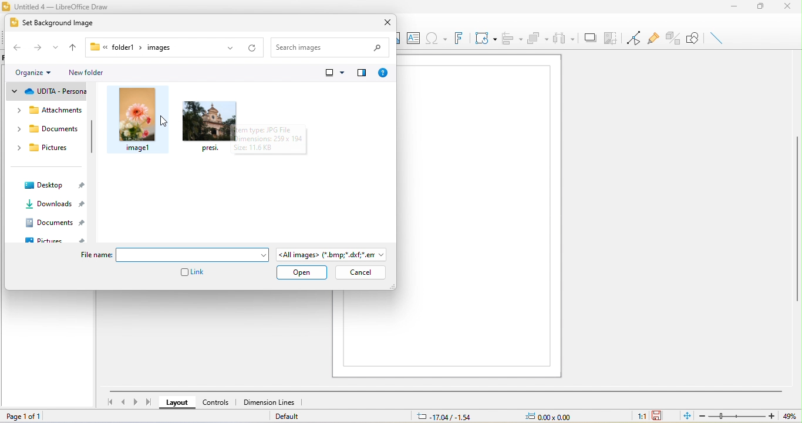  What do you see at coordinates (196, 255) in the screenshot?
I see `file name` at bounding box center [196, 255].